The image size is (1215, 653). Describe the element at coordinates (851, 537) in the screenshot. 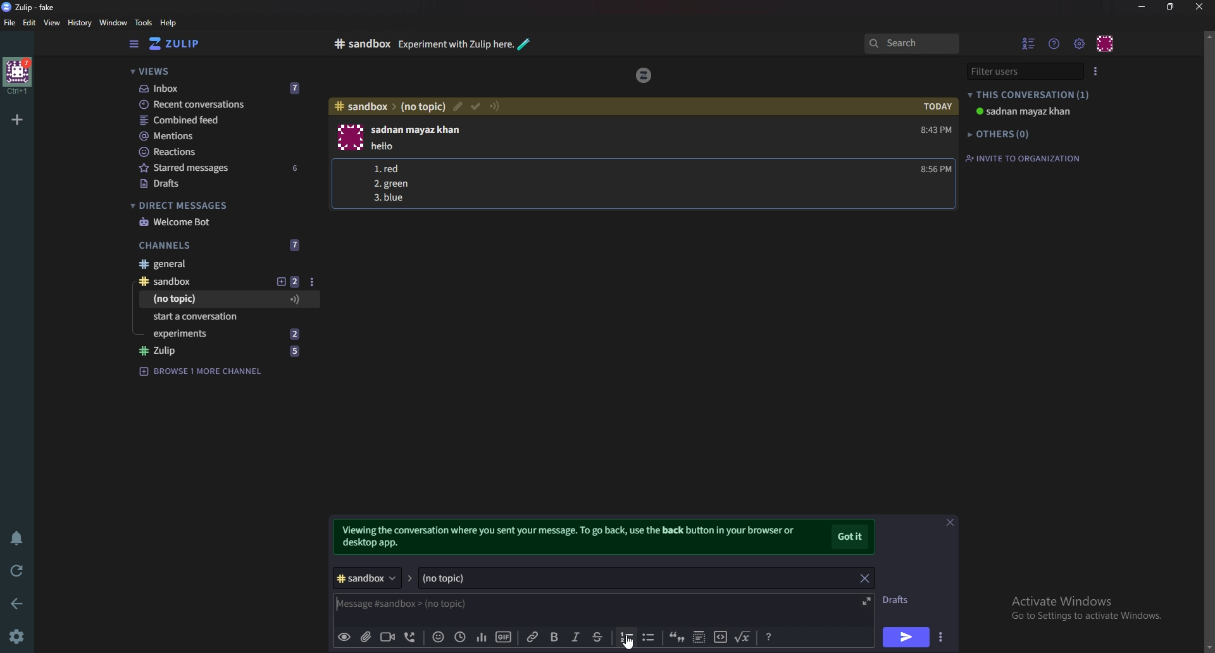

I see `got it` at that location.